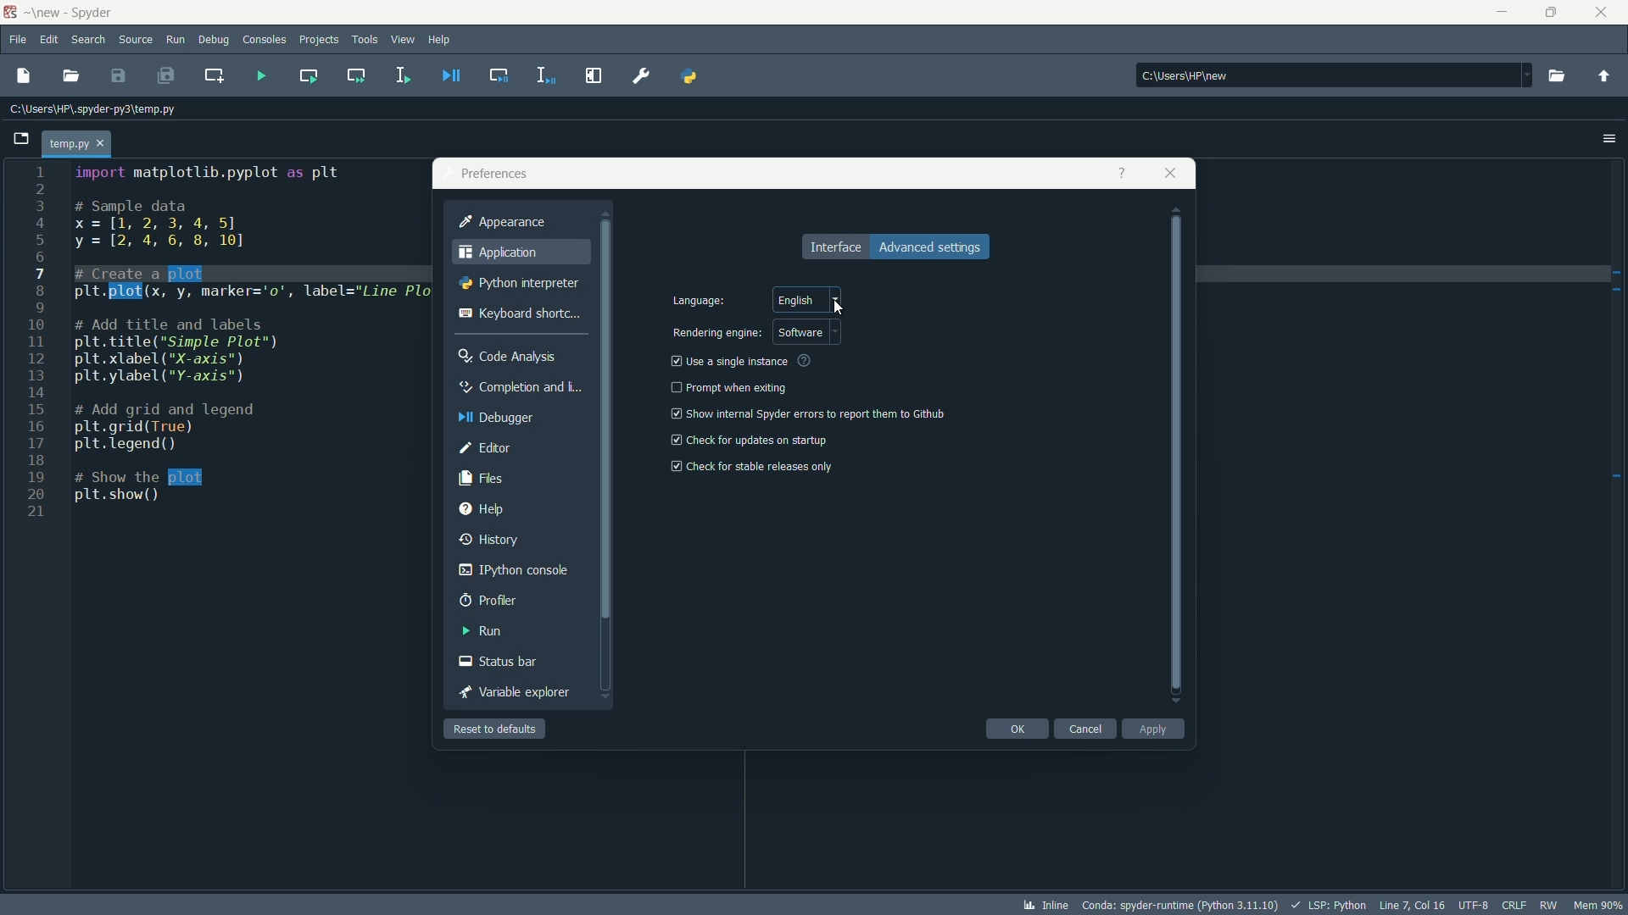 This screenshot has width=1628, height=915. I want to click on maximize, so click(1553, 13).